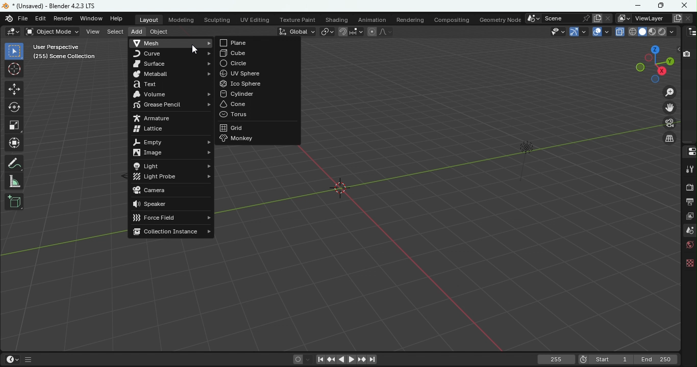 The image size is (697, 367). I want to click on Edit, so click(42, 18).